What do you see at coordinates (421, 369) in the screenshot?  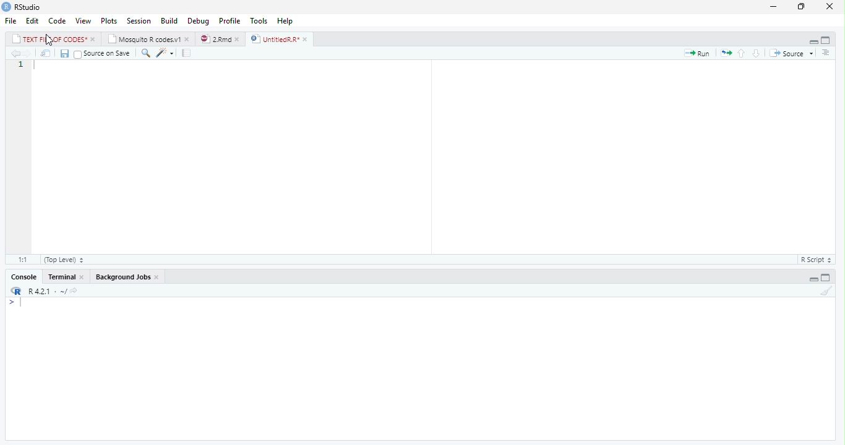 I see `Console` at bounding box center [421, 369].